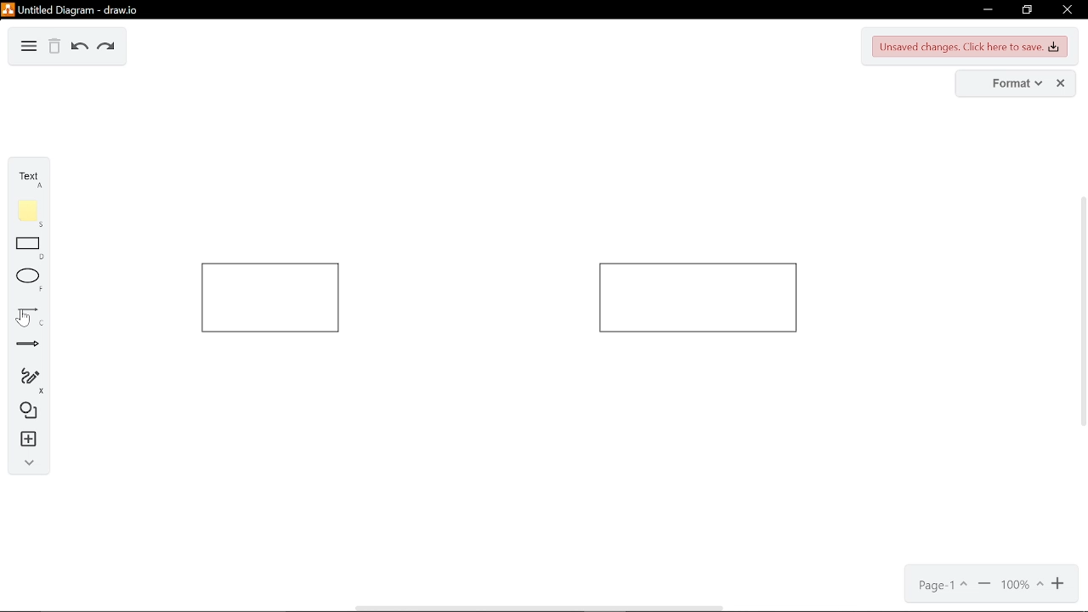  Describe the element at coordinates (1061, 83) in the screenshot. I see `close` at that location.